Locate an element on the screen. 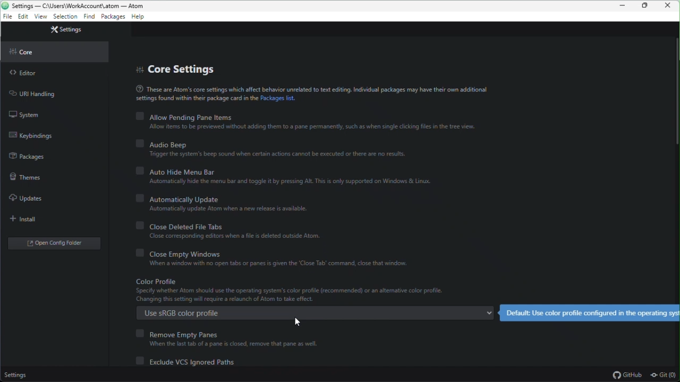 This screenshot has height=382, width=680. Settings is located at coordinates (16, 376).